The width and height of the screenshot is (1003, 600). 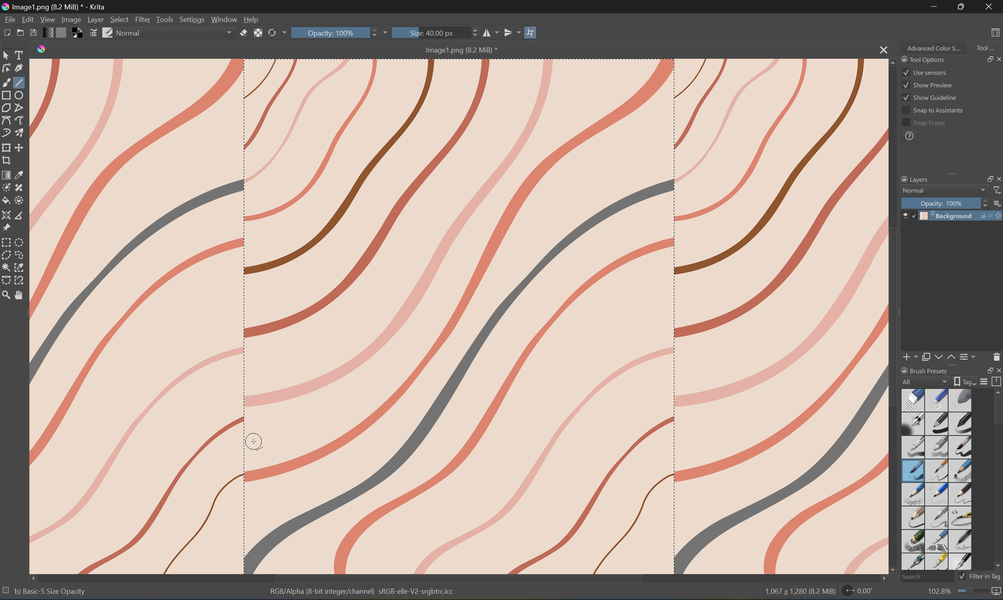 What do you see at coordinates (922, 59) in the screenshot?
I see `Tool Options` at bounding box center [922, 59].